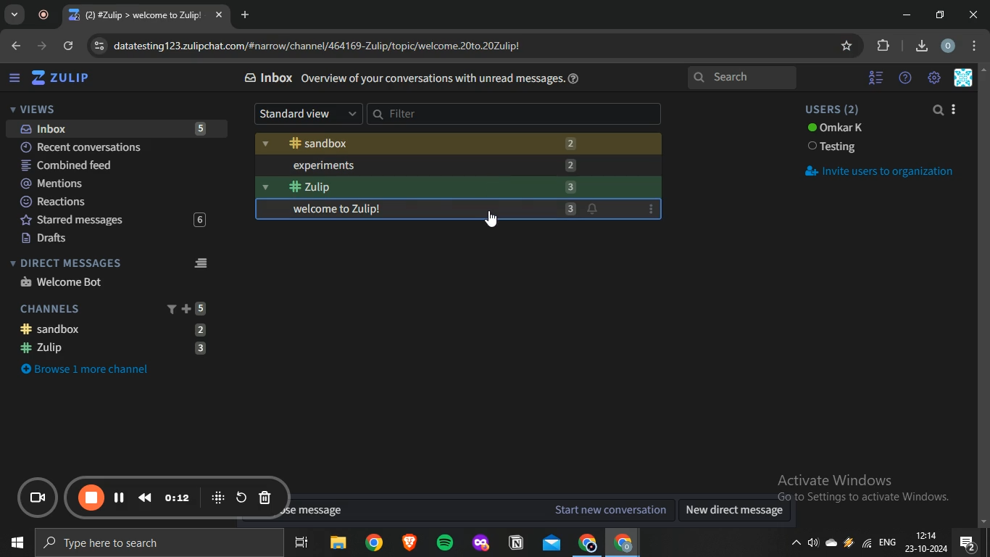  I want to click on pause recording, so click(92, 498).